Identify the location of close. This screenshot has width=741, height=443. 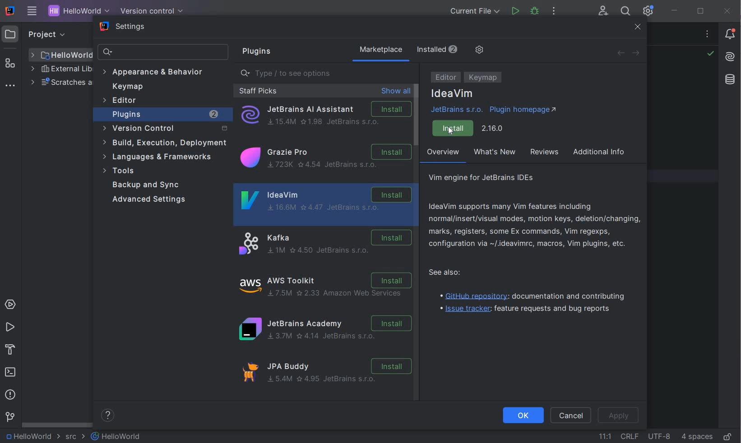
(638, 28).